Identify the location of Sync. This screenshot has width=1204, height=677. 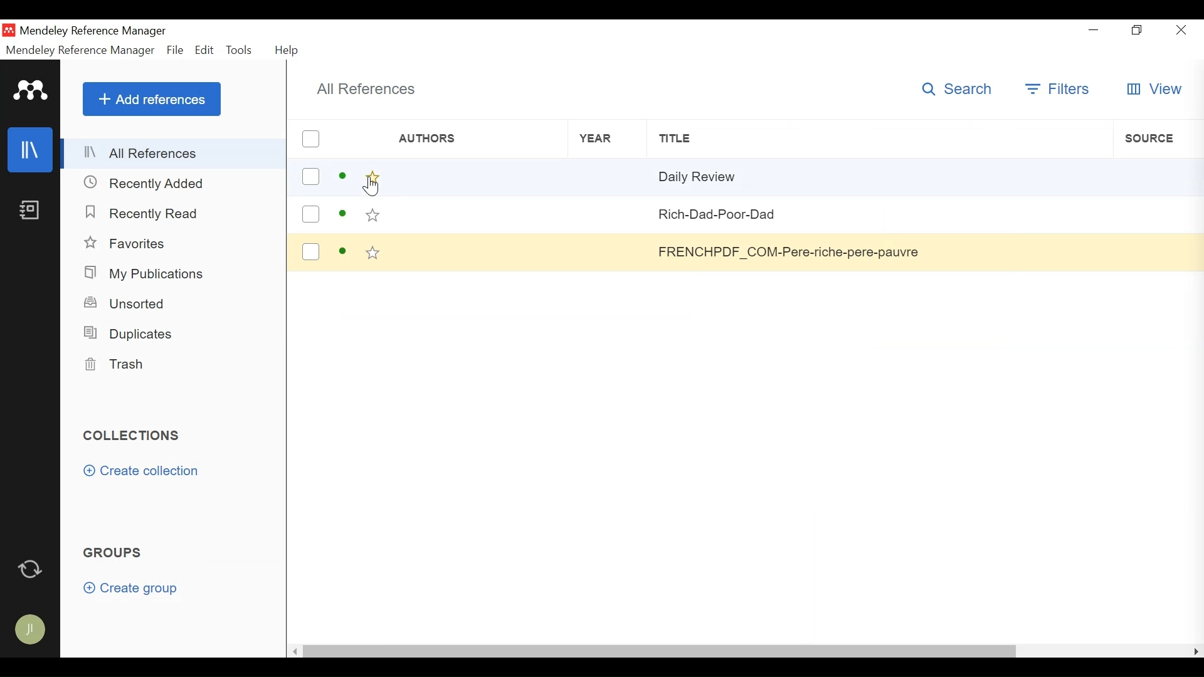
(32, 568).